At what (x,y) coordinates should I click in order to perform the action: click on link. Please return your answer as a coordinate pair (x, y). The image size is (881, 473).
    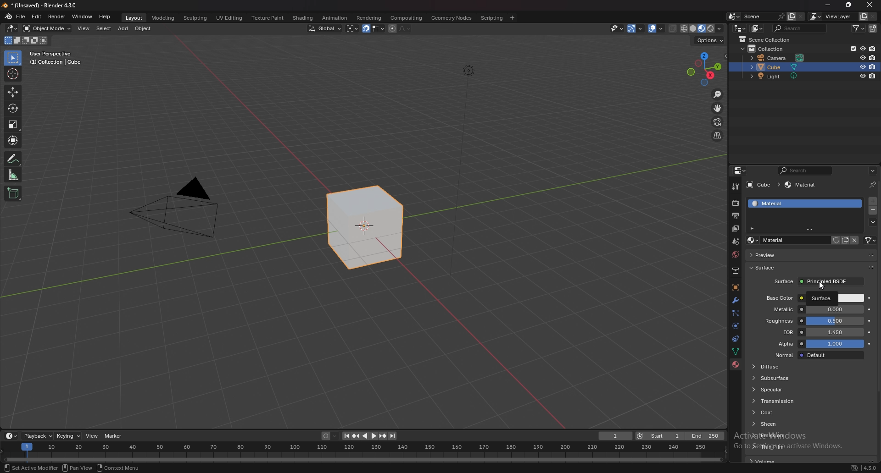
    Looking at the image, I should click on (870, 240).